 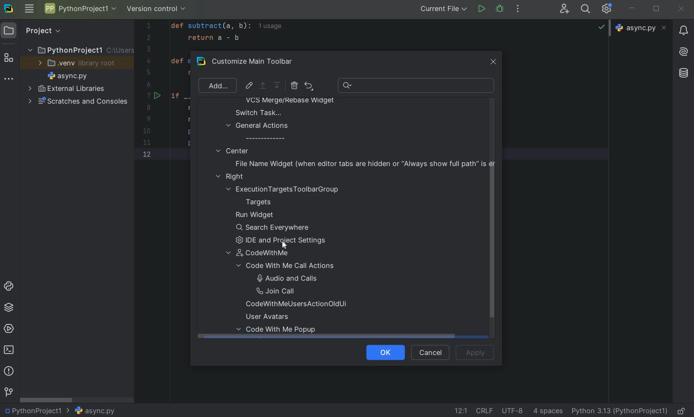 I want to click on REMOVE, so click(x=294, y=85).